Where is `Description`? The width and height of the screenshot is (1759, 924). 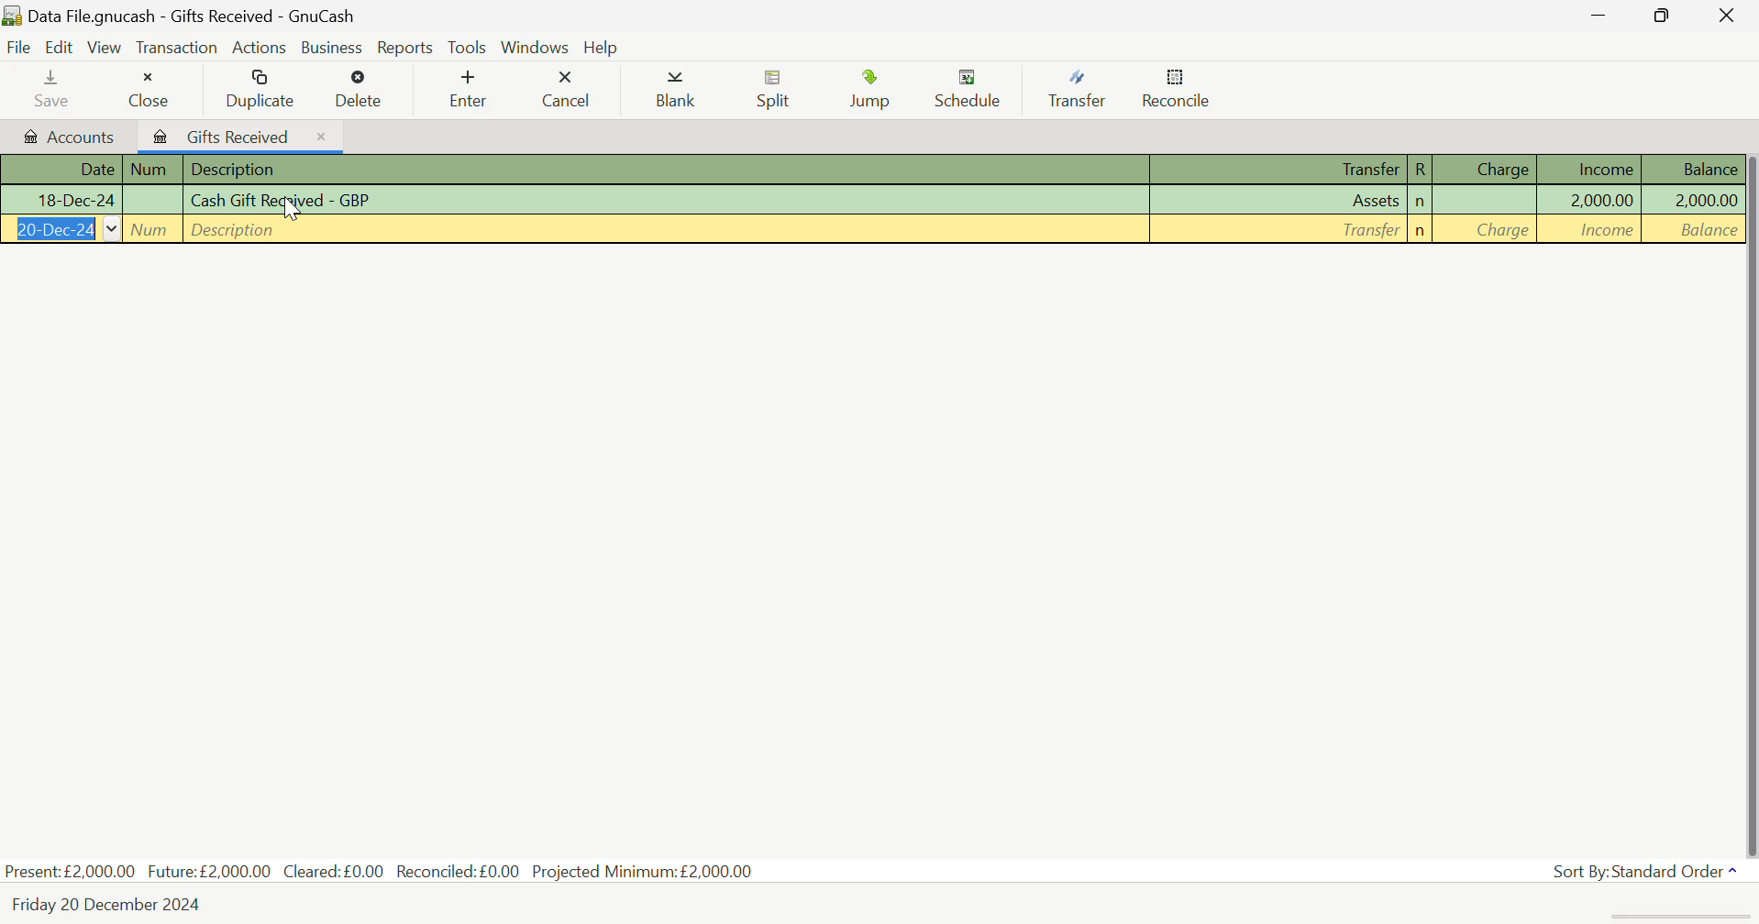
Description is located at coordinates (668, 170).